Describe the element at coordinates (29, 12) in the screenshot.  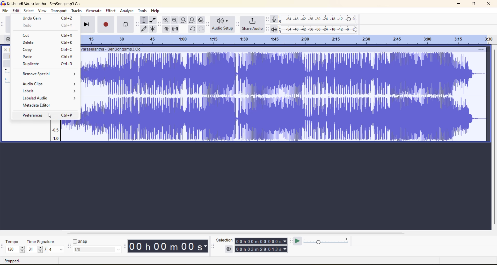
I see `select` at that location.